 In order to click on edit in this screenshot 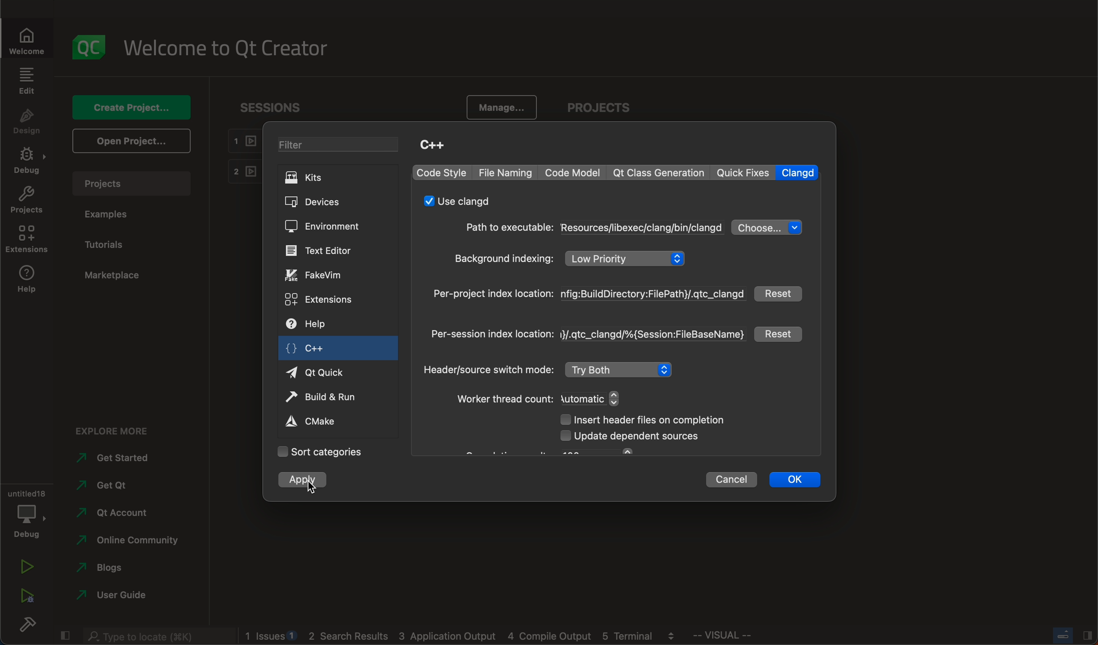, I will do `click(26, 81)`.